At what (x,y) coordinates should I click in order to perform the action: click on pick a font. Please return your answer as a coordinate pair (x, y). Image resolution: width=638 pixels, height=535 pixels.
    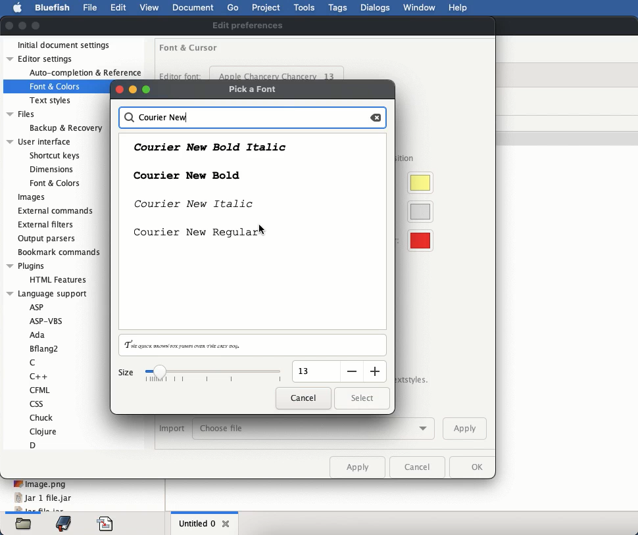
    Looking at the image, I should click on (254, 91).